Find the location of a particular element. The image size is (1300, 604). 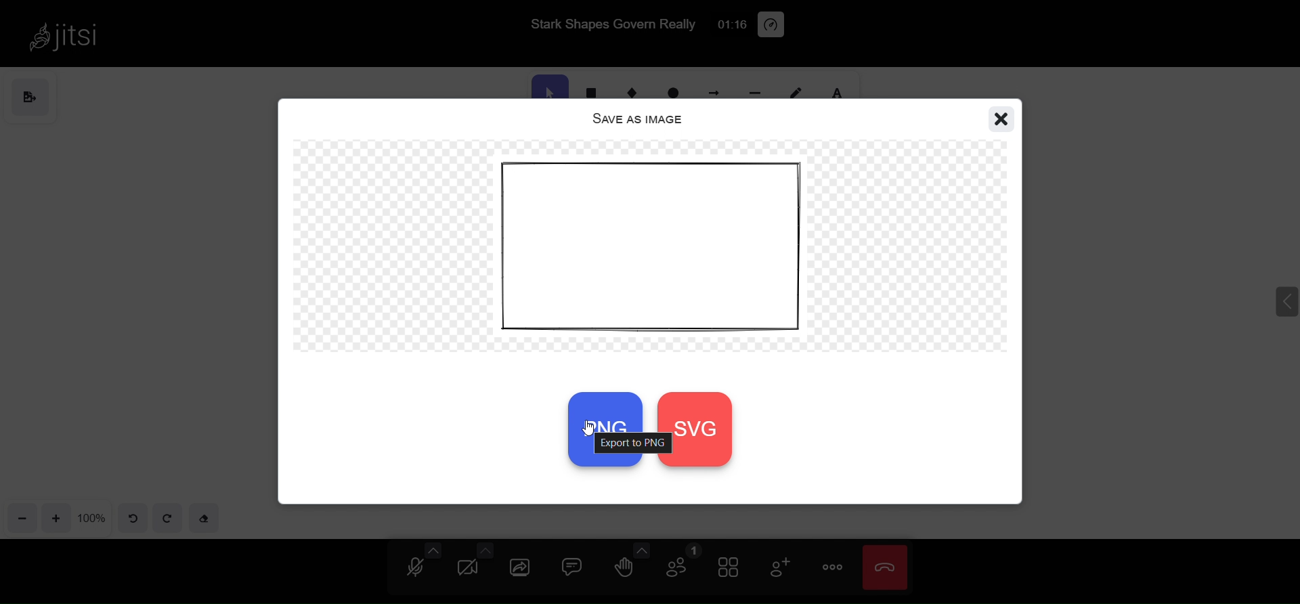

zoom in is located at coordinates (56, 517).